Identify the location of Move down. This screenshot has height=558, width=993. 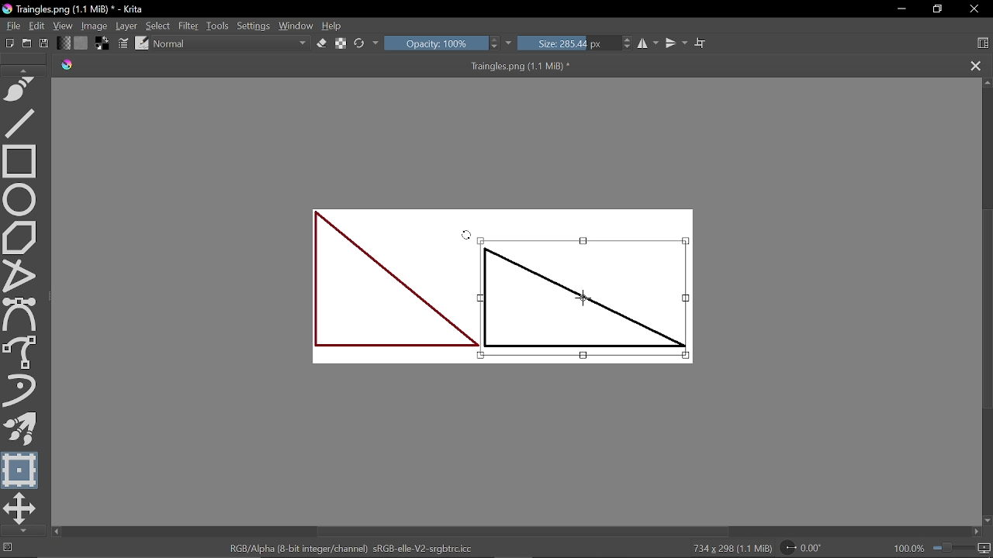
(987, 521).